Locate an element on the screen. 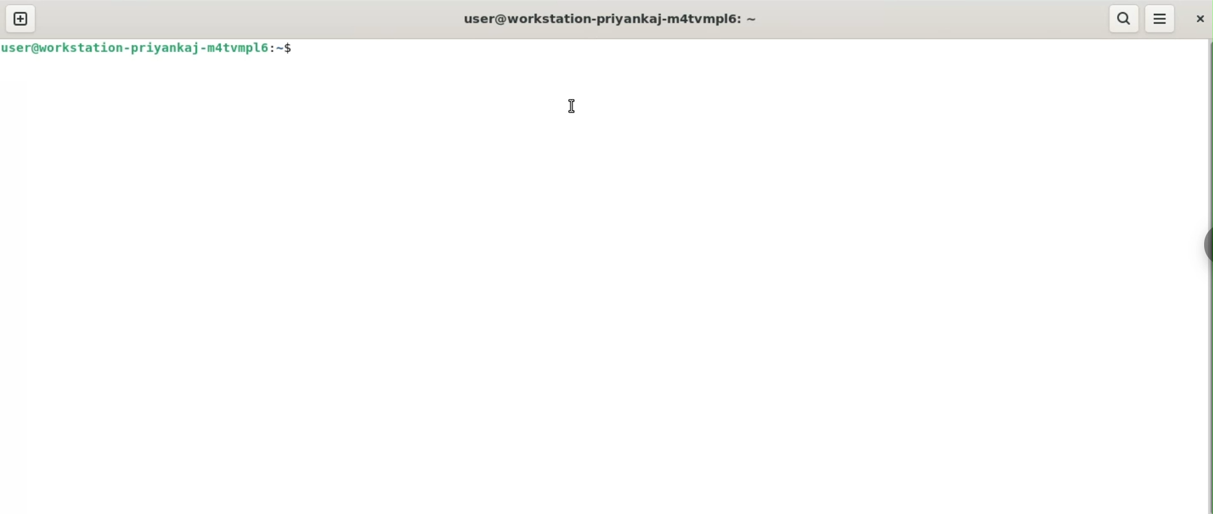 This screenshot has height=514, width=1213. user@workstation-priyankaj-m4tvmpl6:- is located at coordinates (619, 18).